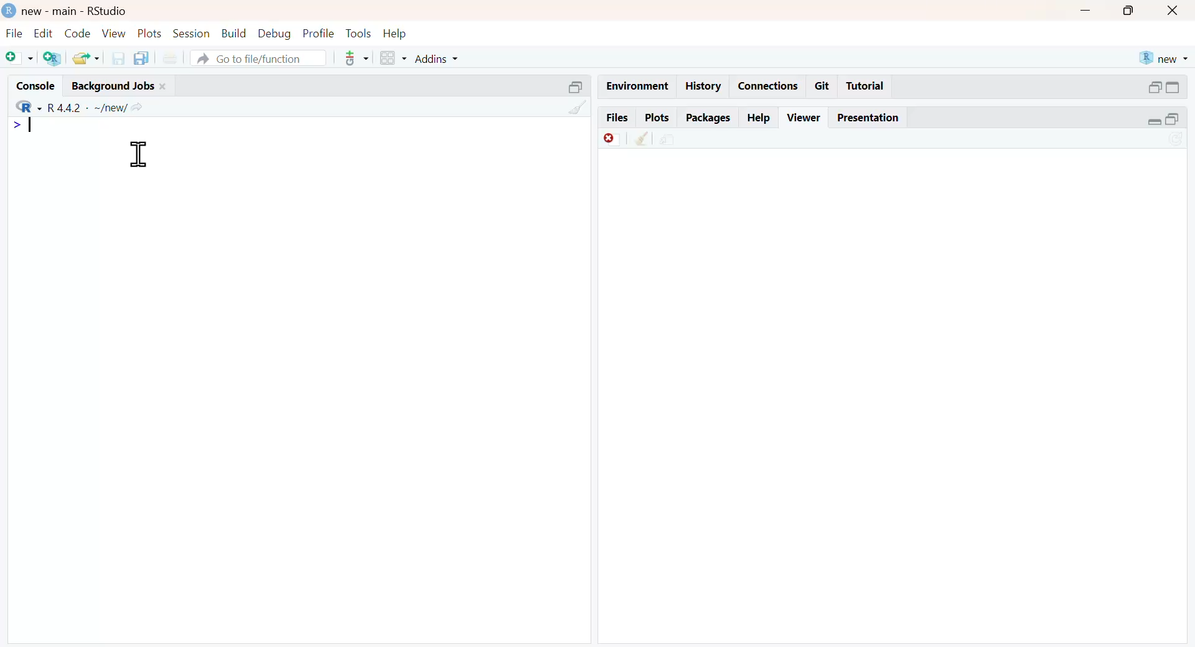 The height and width of the screenshot is (647, 1195). I want to click on expand/collapse, so click(1173, 87).